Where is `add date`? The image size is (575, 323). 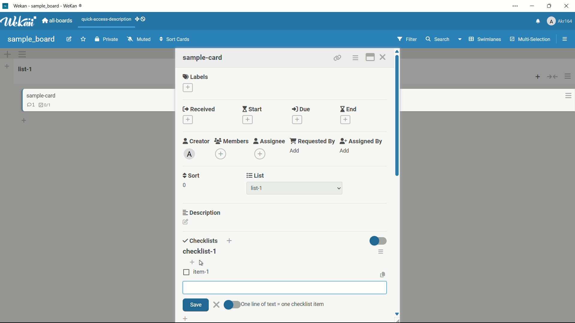 add date is located at coordinates (345, 120).